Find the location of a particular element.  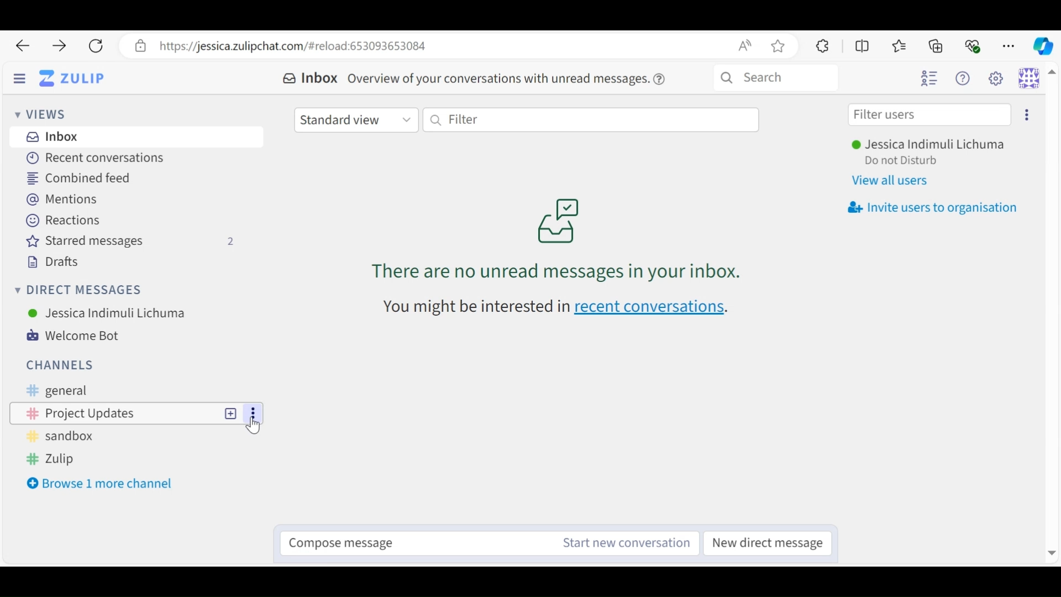

Channels is located at coordinates (58, 364).